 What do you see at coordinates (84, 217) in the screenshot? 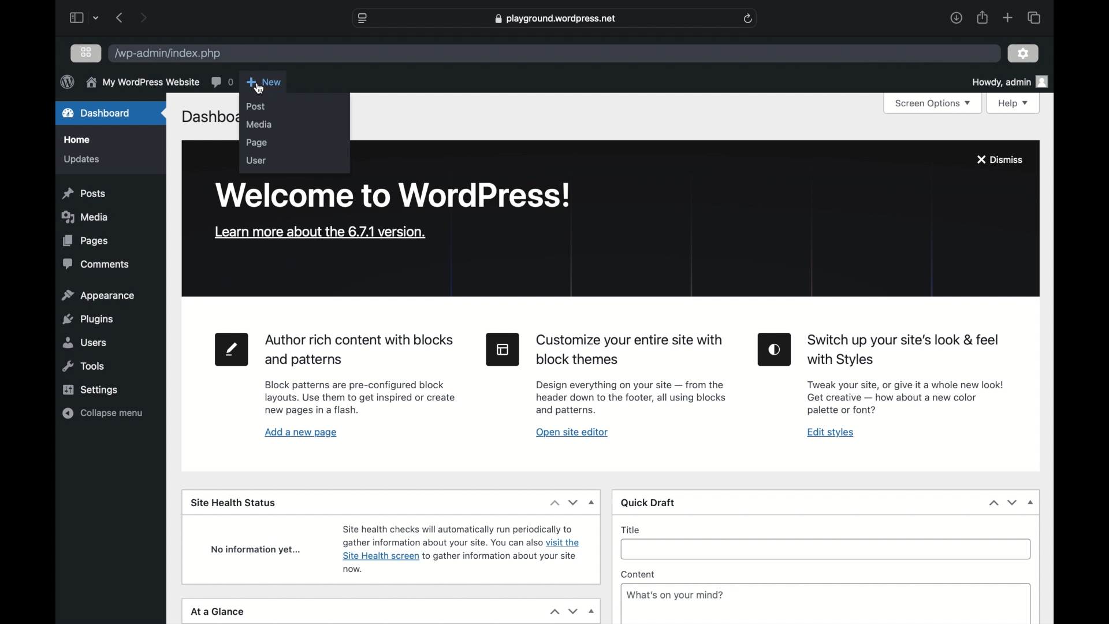
I see `media` at bounding box center [84, 217].